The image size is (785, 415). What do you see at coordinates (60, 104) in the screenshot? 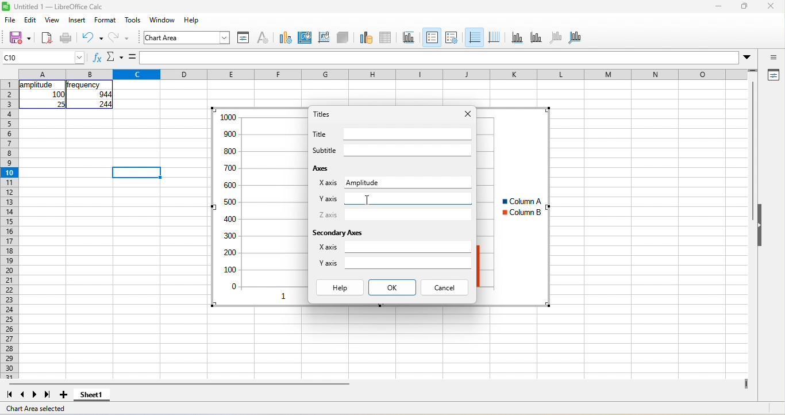
I see `25` at bounding box center [60, 104].